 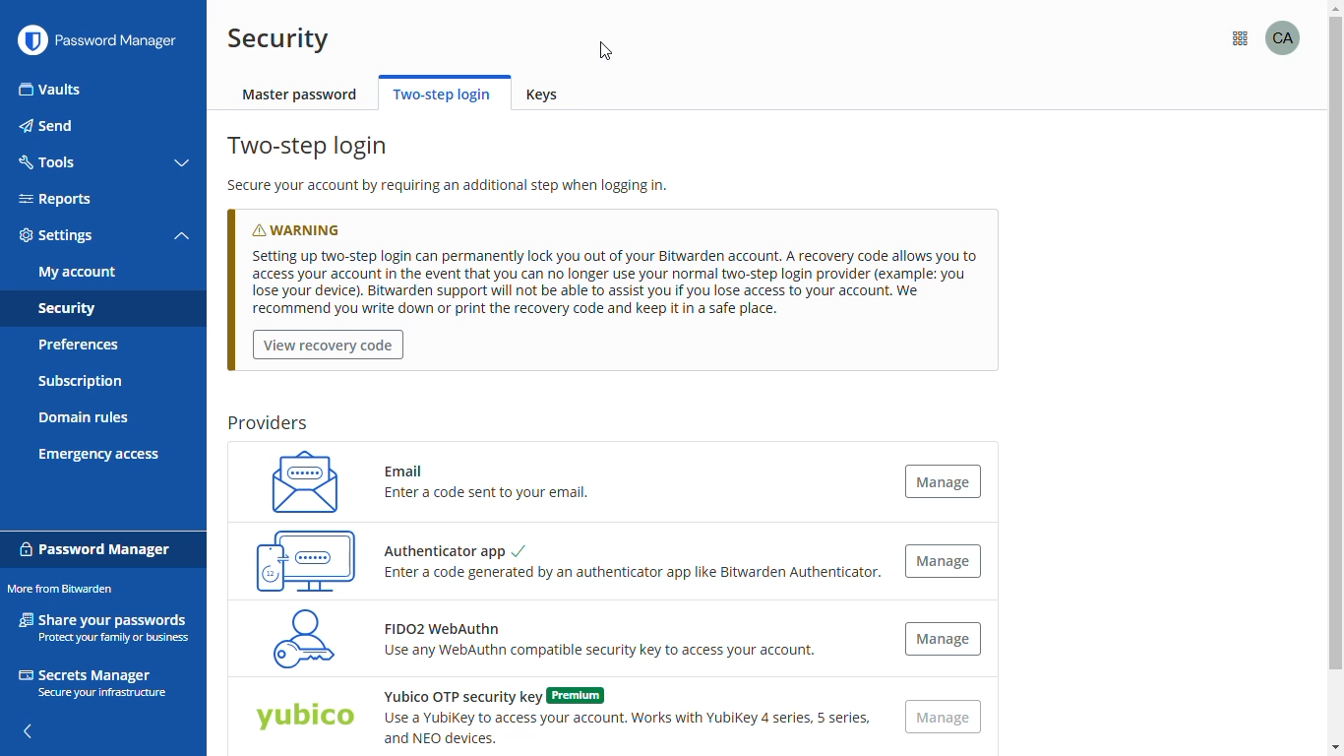 What do you see at coordinates (92, 682) in the screenshot?
I see `secrets manager` at bounding box center [92, 682].